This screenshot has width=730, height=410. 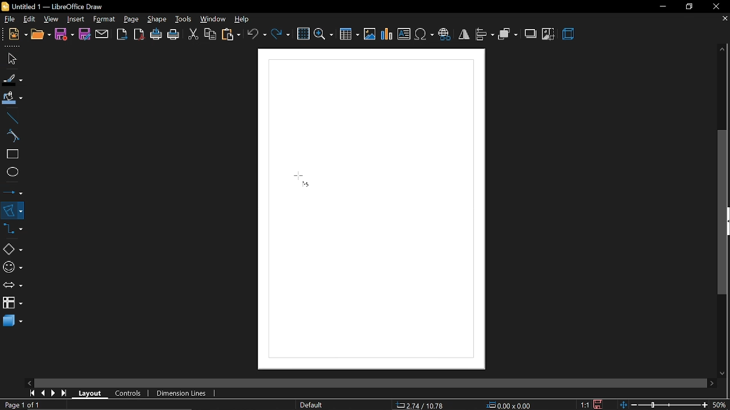 I want to click on align, so click(x=484, y=34).